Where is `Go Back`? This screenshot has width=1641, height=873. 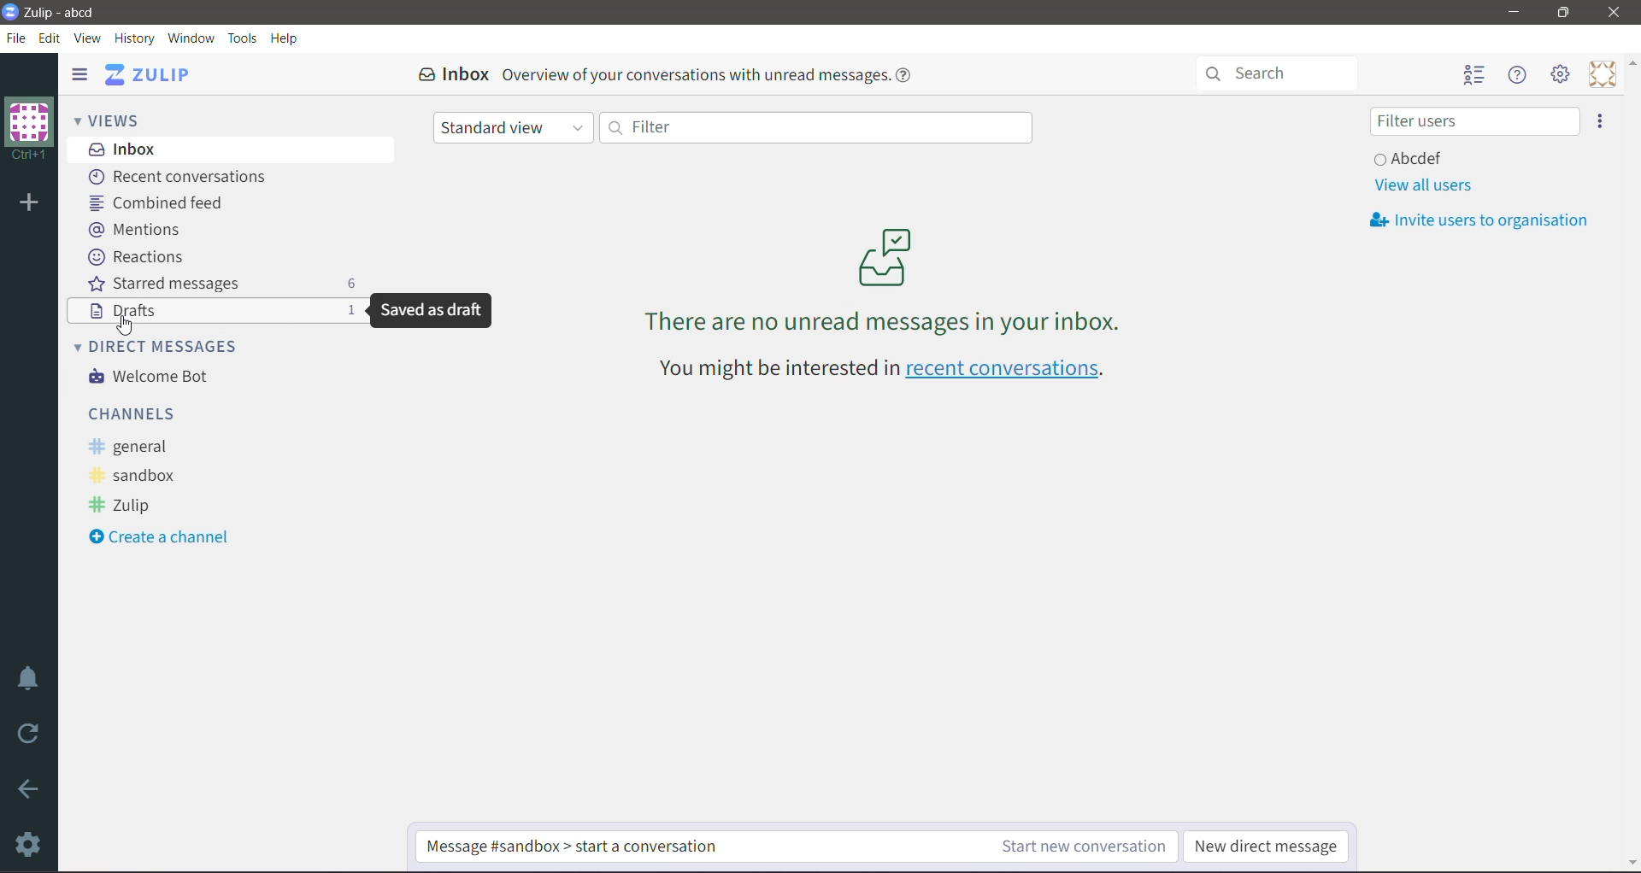 Go Back is located at coordinates (29, 788).